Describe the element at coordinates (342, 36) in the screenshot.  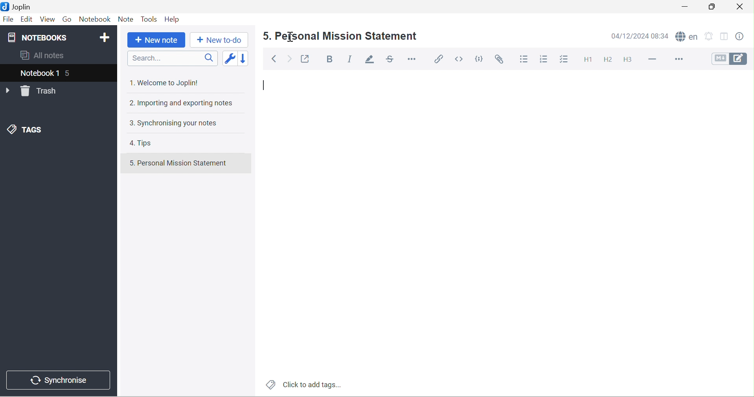
I see `5. Personal Mission Statement` at that location.